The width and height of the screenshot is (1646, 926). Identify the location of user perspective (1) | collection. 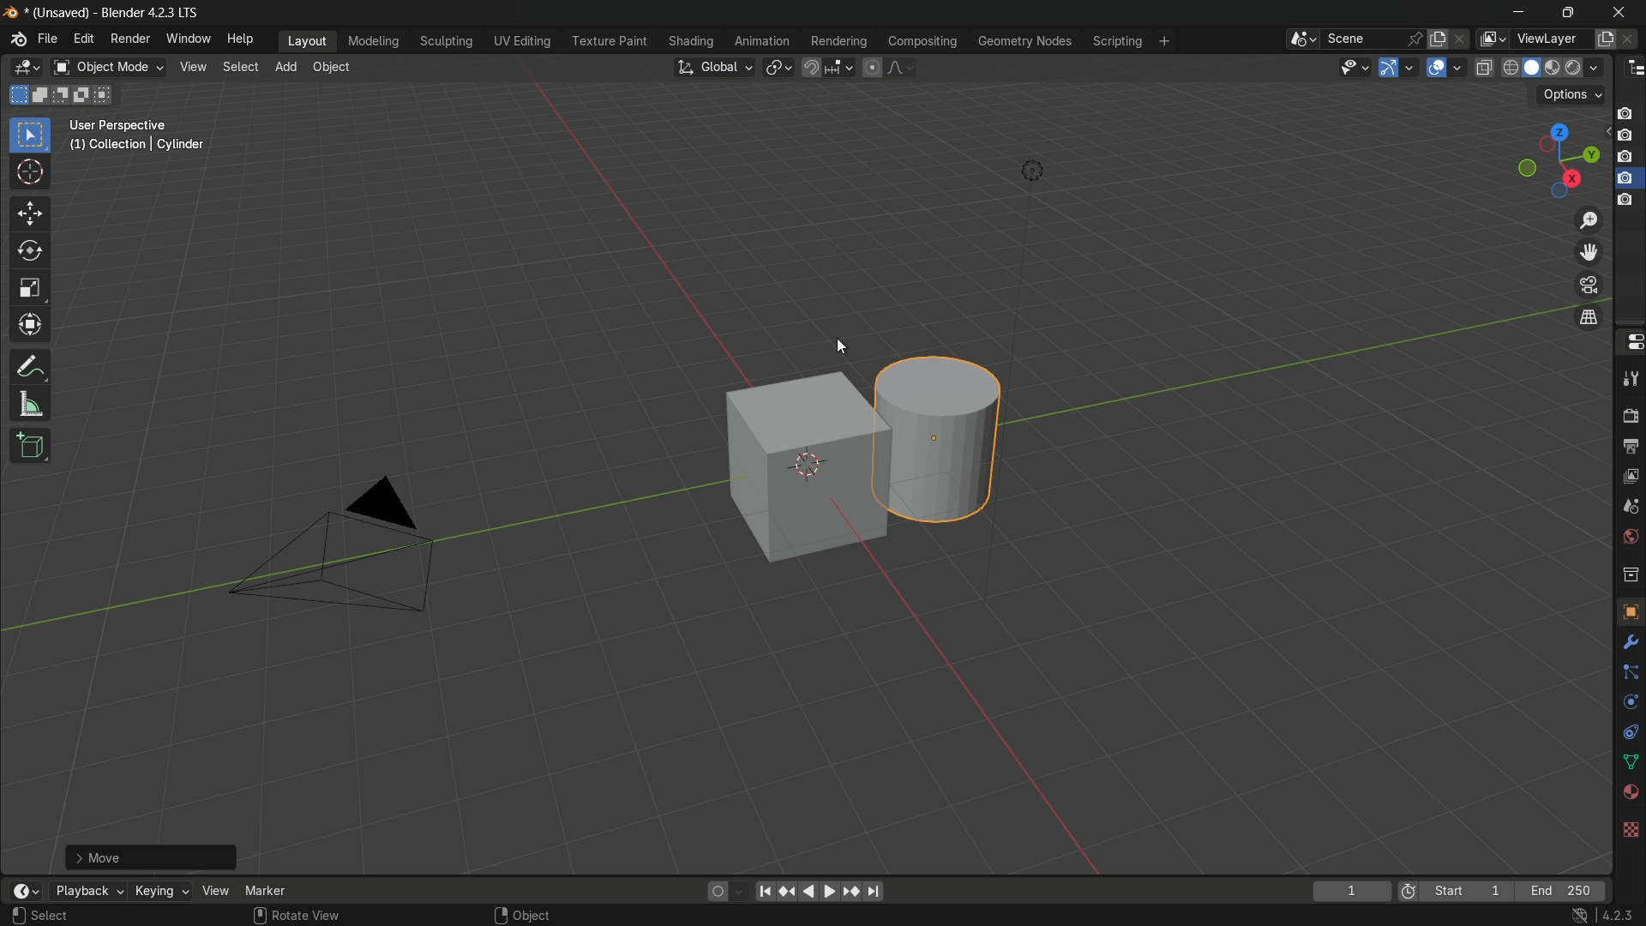
(137, 140).